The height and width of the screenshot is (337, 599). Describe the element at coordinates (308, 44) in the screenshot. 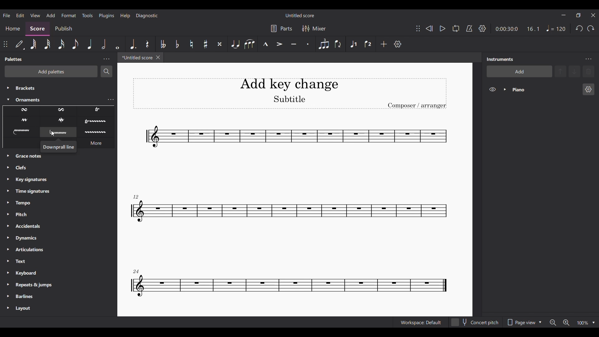

I see `Staccato` at that location.